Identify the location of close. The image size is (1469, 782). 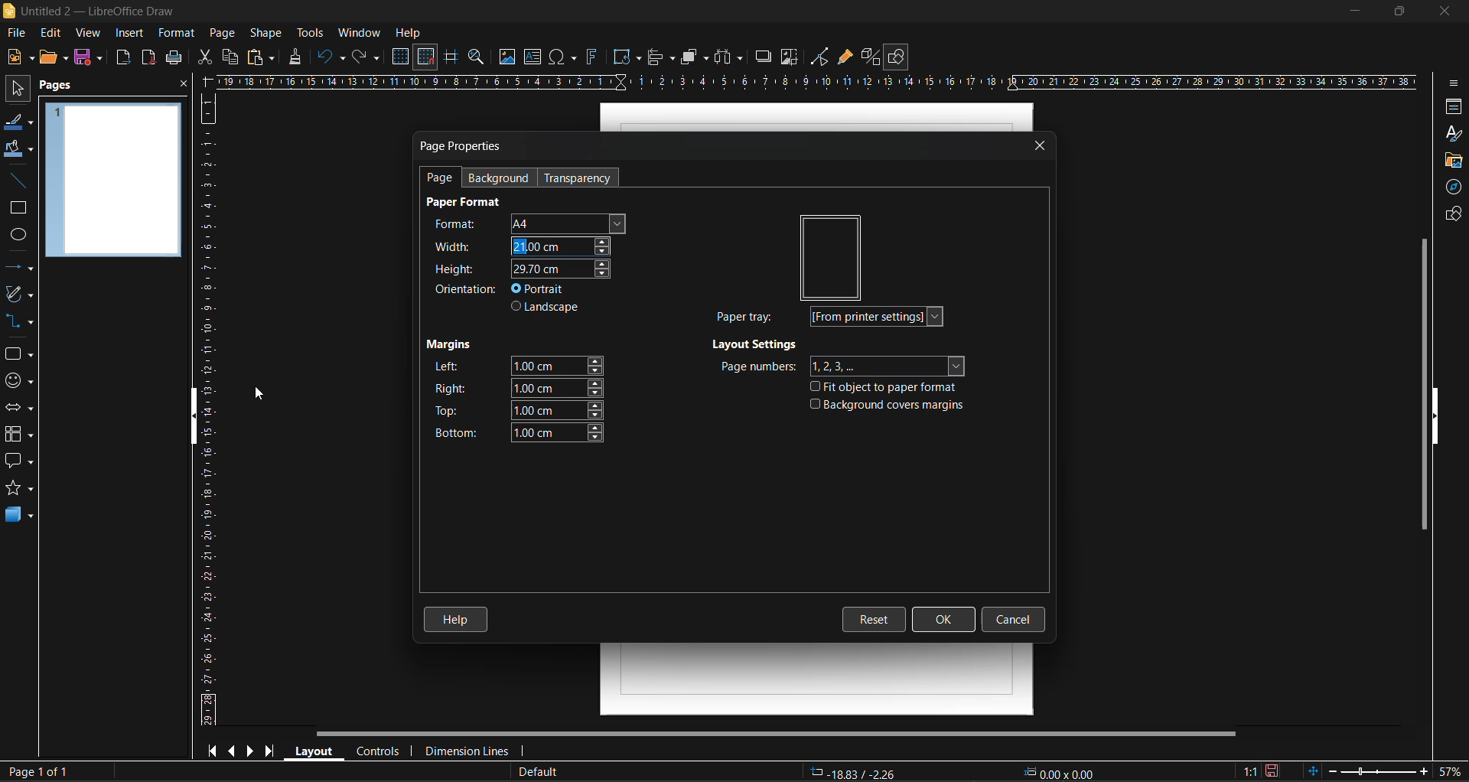
(1041, 146).